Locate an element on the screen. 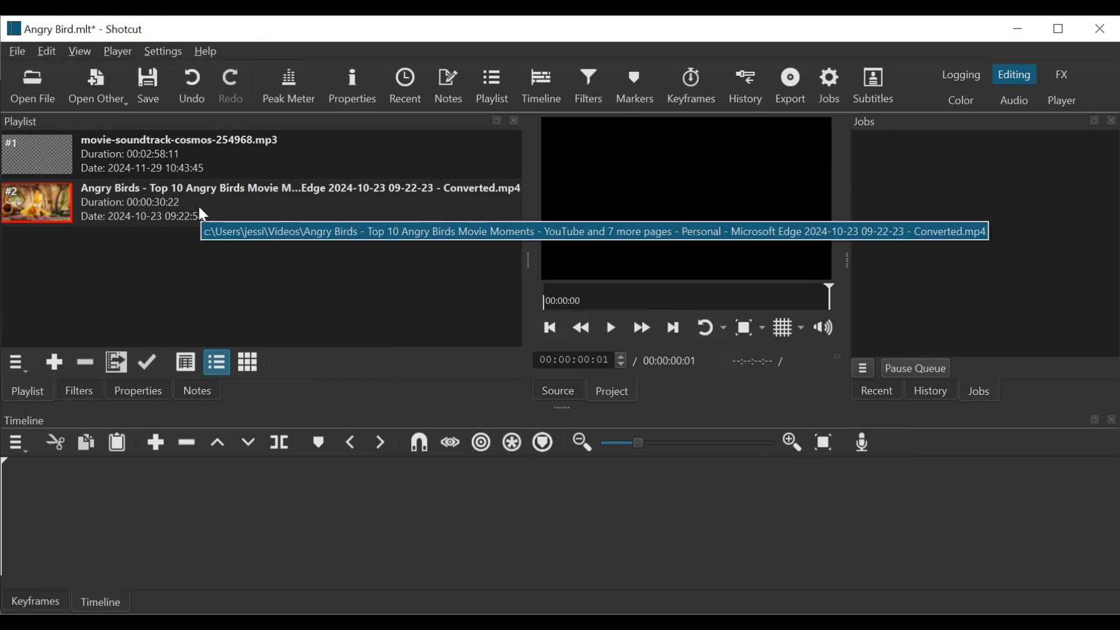 The width and height of the screenshot is (1120, 630). Open Other is located at coordinates (99, 87).